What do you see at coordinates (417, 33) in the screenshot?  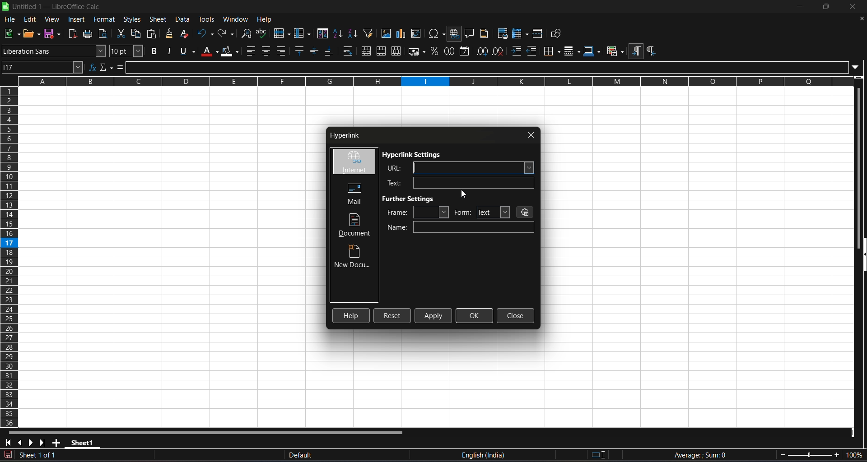 I see `insert or edit pivot table` at bounding box center [417, 33].